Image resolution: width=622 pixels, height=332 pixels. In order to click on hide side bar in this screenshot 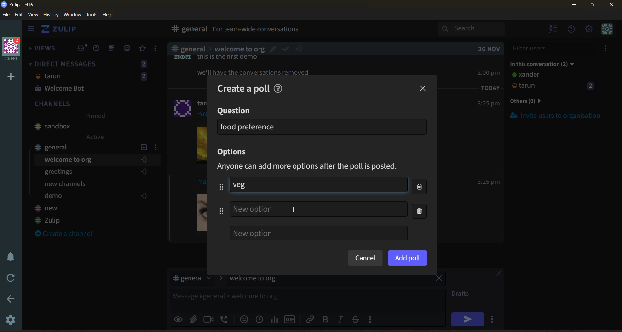, I will do `click(31, 30)`.